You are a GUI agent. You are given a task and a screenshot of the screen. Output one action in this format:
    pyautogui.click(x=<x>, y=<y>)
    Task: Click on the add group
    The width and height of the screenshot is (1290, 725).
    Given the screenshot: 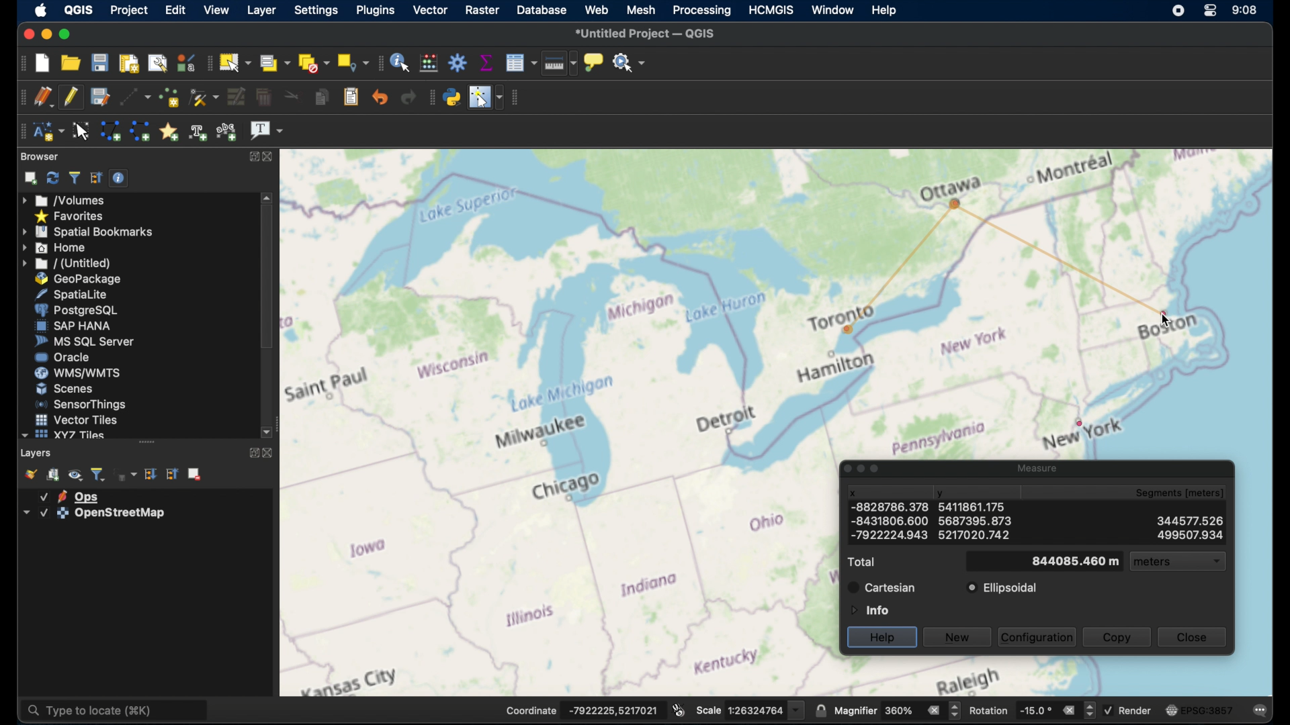 What is the action you would take?
    pyautogui.click(x=54, y=475)
    